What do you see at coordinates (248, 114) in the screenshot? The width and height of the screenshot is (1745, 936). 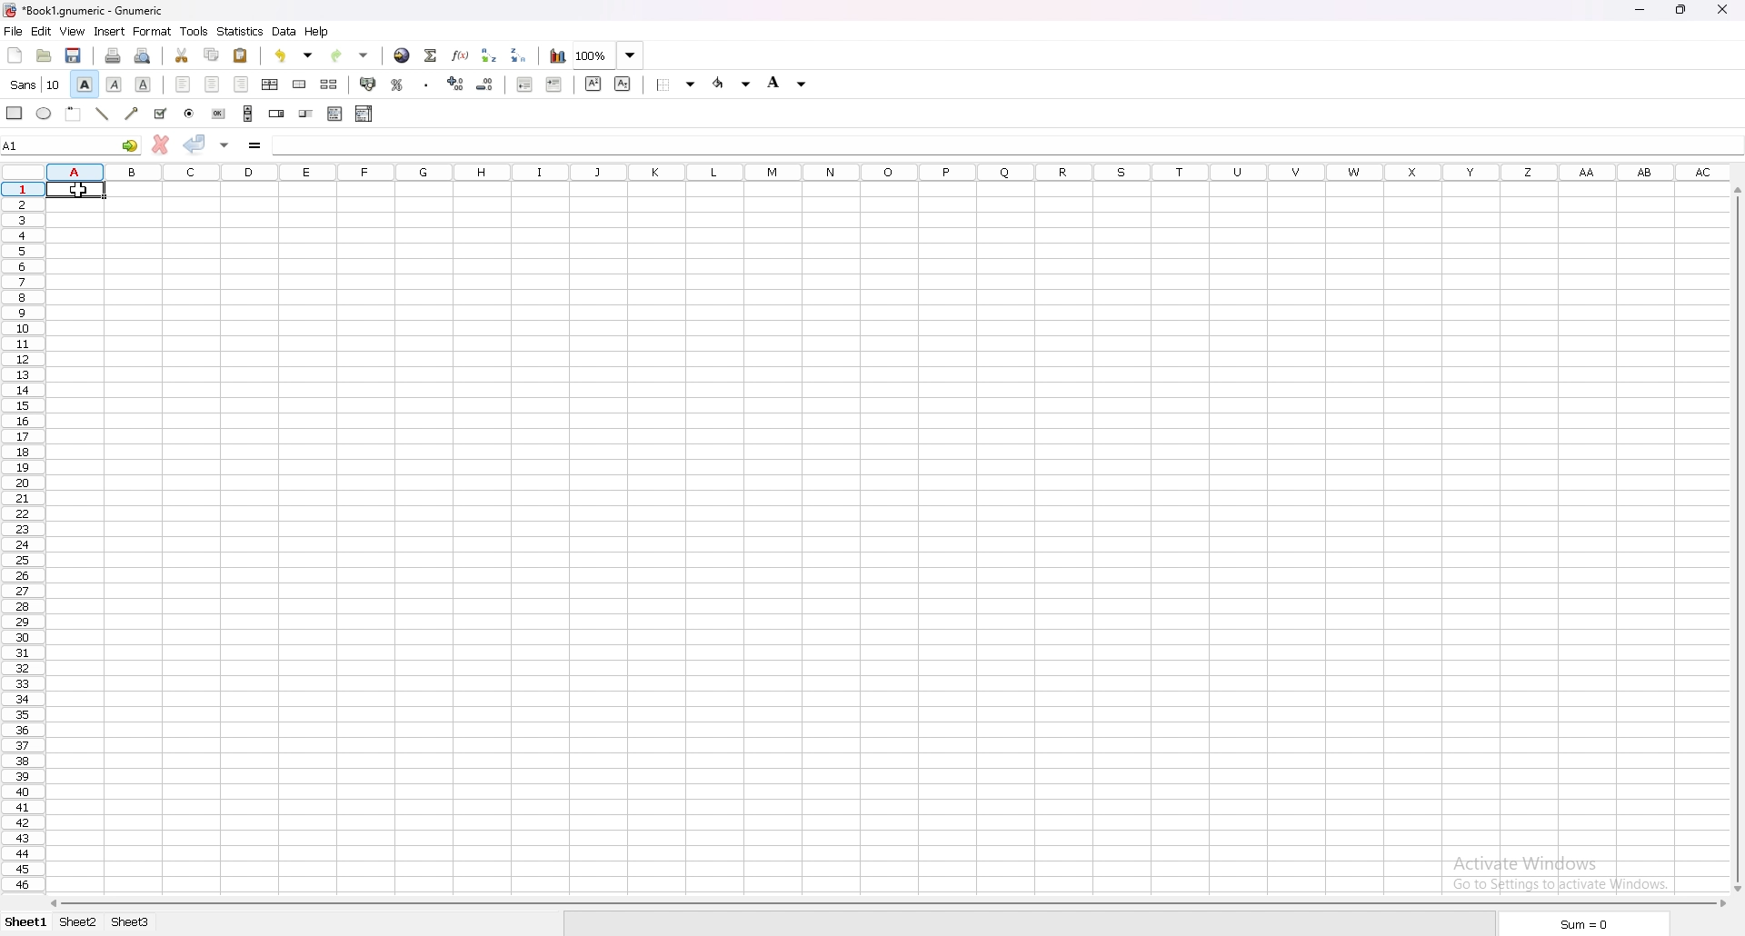 I see `scroll` at bounding box center [248, 114].